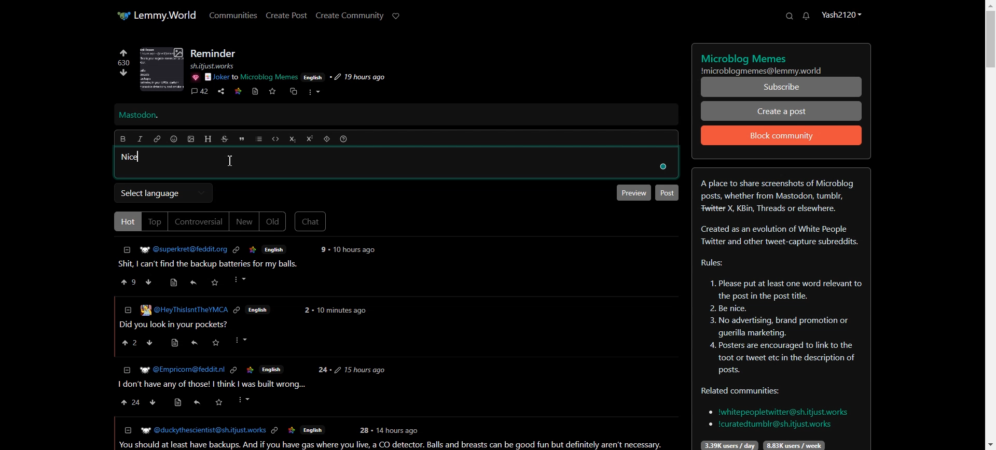 This screenshot has width=996, height=450. Describe the element at coordinates (310, 138) in the screenshot. I see `Superscript` at that location.